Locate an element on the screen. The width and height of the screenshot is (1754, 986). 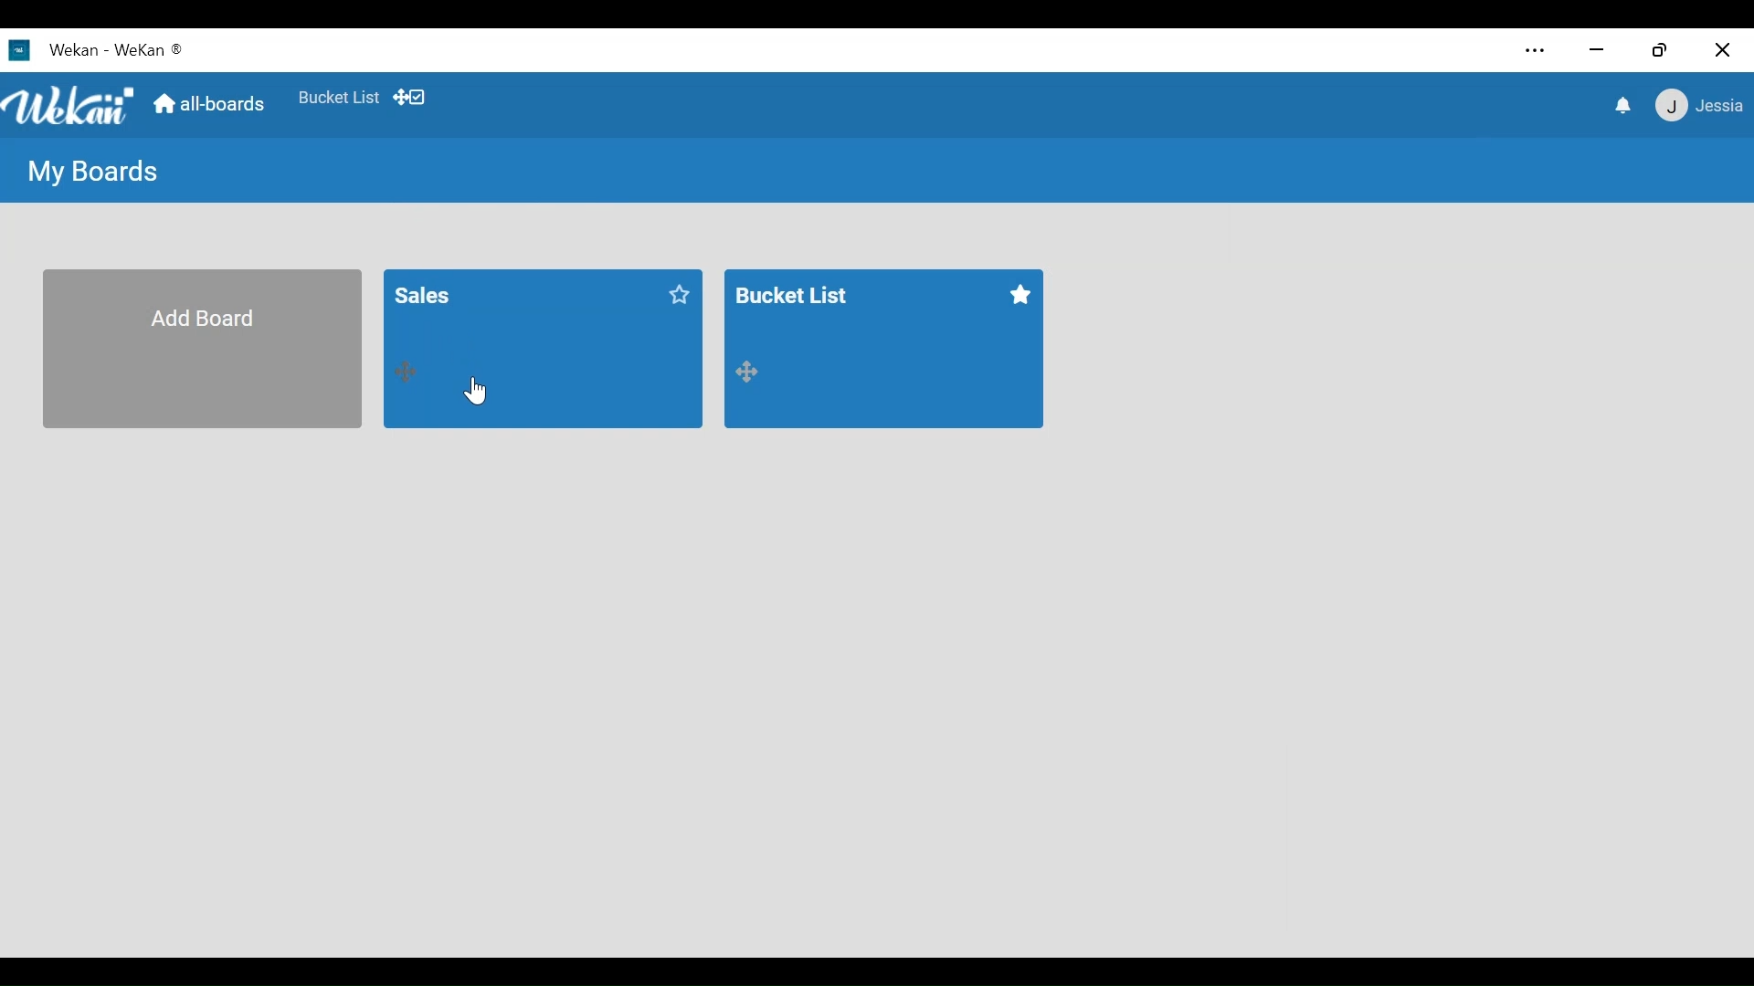
Cursor is located at coordinates (475, 393).